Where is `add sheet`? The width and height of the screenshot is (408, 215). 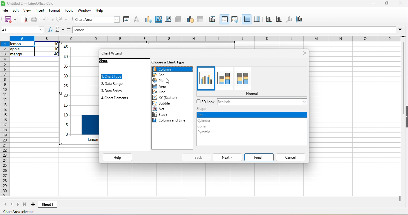
add sheet is located at coordinates (33, 205).